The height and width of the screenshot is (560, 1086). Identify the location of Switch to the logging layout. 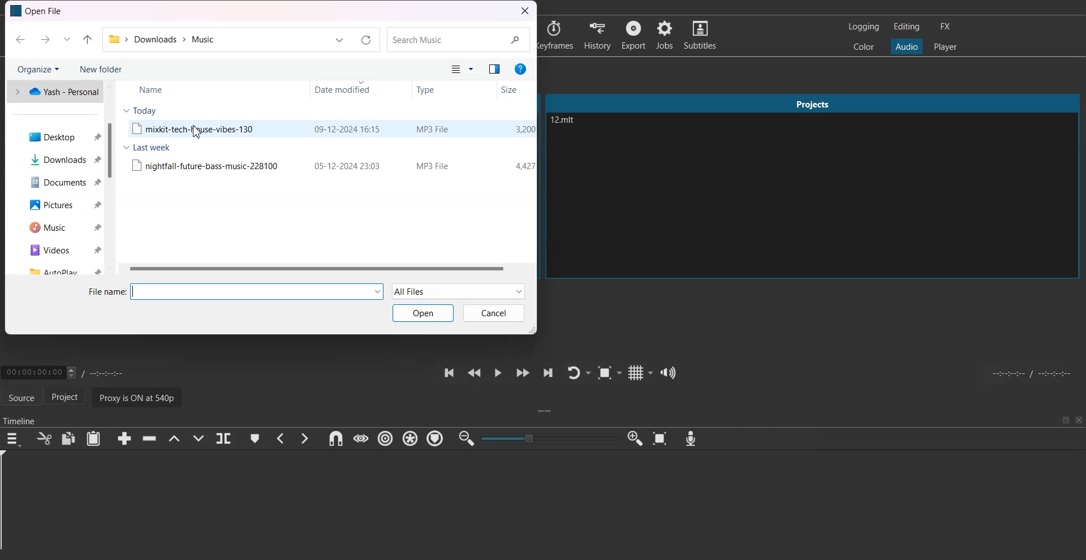
(863, 27).